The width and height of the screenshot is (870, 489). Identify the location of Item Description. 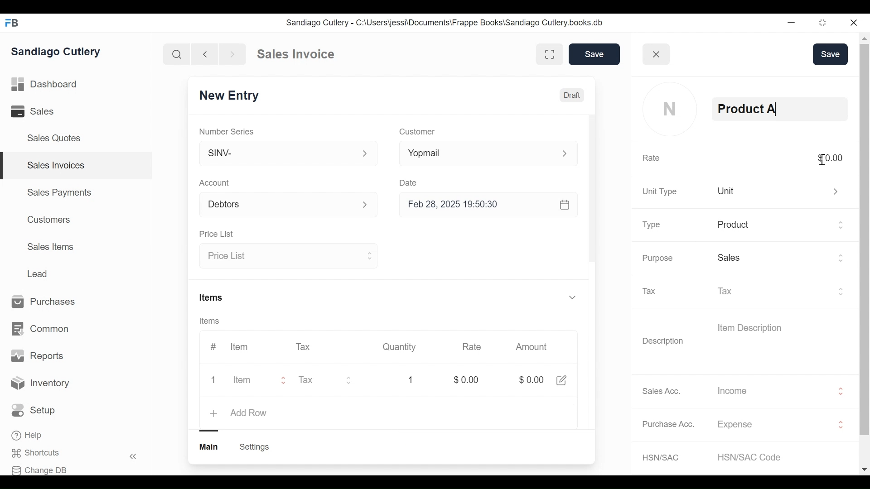
(749, 327).